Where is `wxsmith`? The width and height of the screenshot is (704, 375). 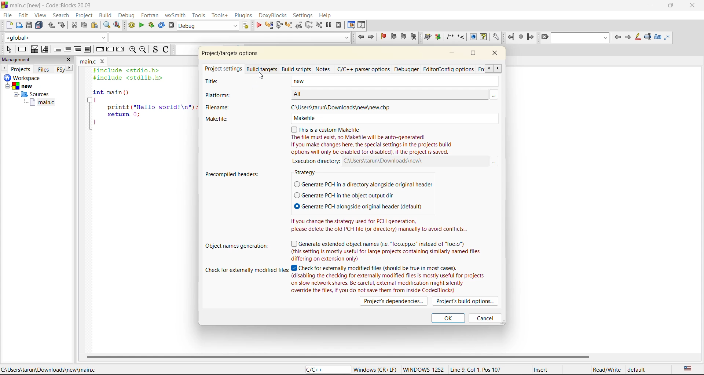 wxsmith is located at coordinates (176, 15).